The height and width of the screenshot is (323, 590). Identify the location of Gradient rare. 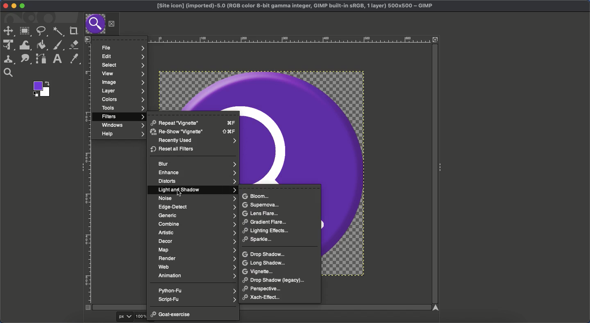
(265, 221).